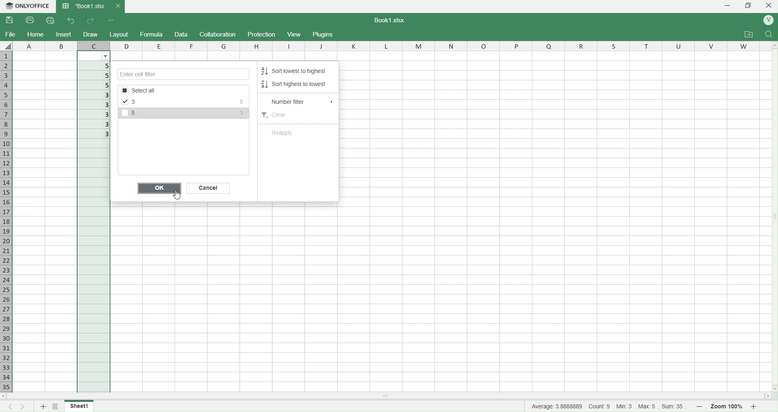 This screenshot has height=412, width=778. What do you see at coordinates (50, 20) in the screenshot?
I see `Quick Print` at bounding box center [50, 20].